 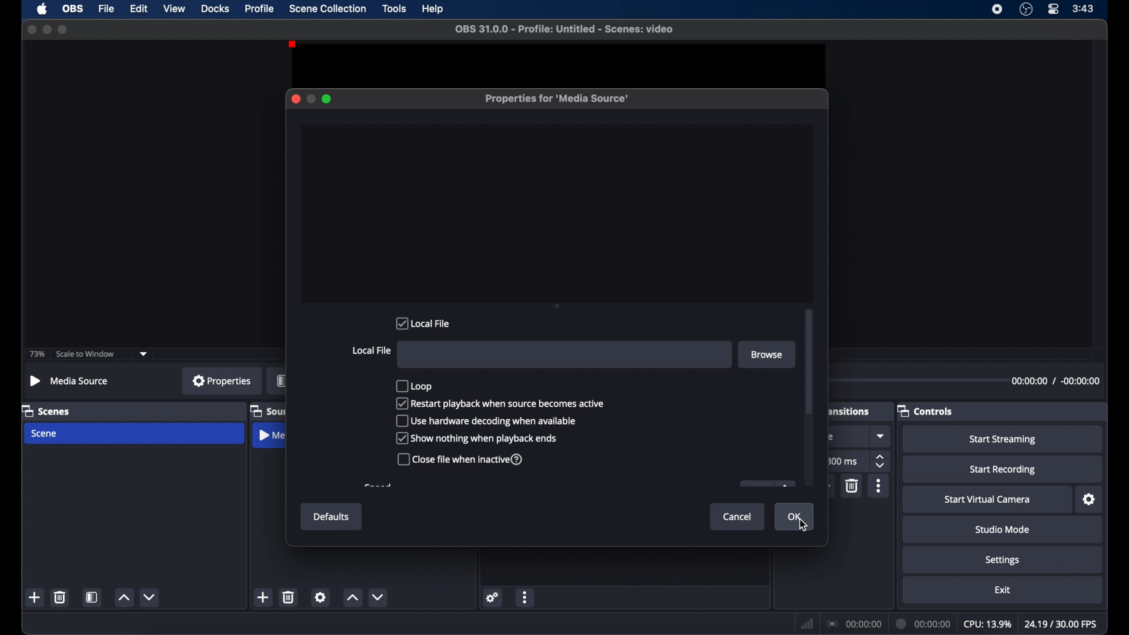 What do you see at coordinates (1003, 470) in the screenshot?
I see `start recording` at bounding box center [1003, 470].